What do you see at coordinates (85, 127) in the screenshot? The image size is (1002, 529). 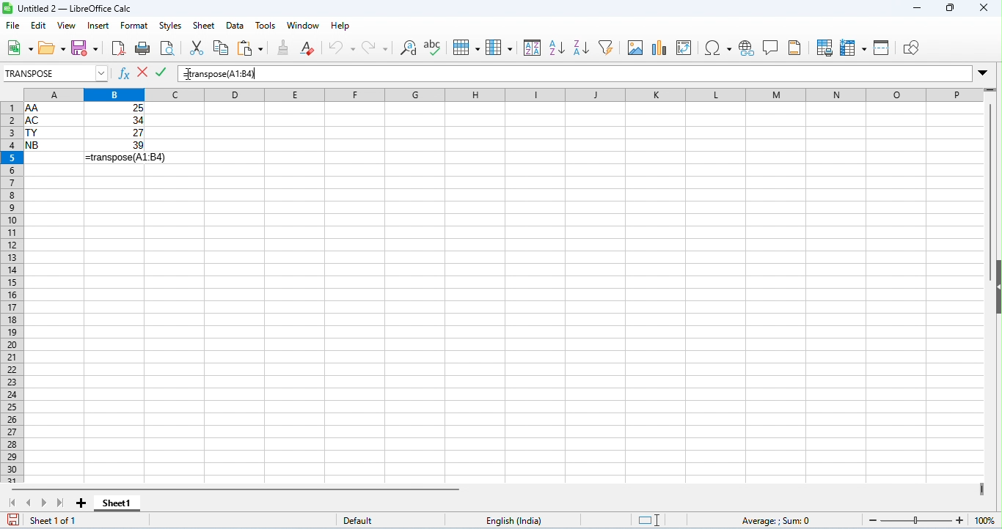 I see `range of cells` at bounding box center [85, 127].